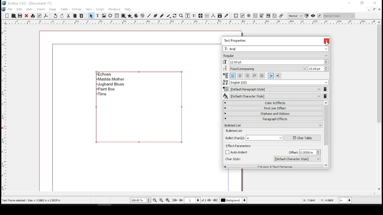 This screenshot has width=383, height=215. Describe the element at coordinates (276, 62) in the screenshot. I see `font size` at that location.